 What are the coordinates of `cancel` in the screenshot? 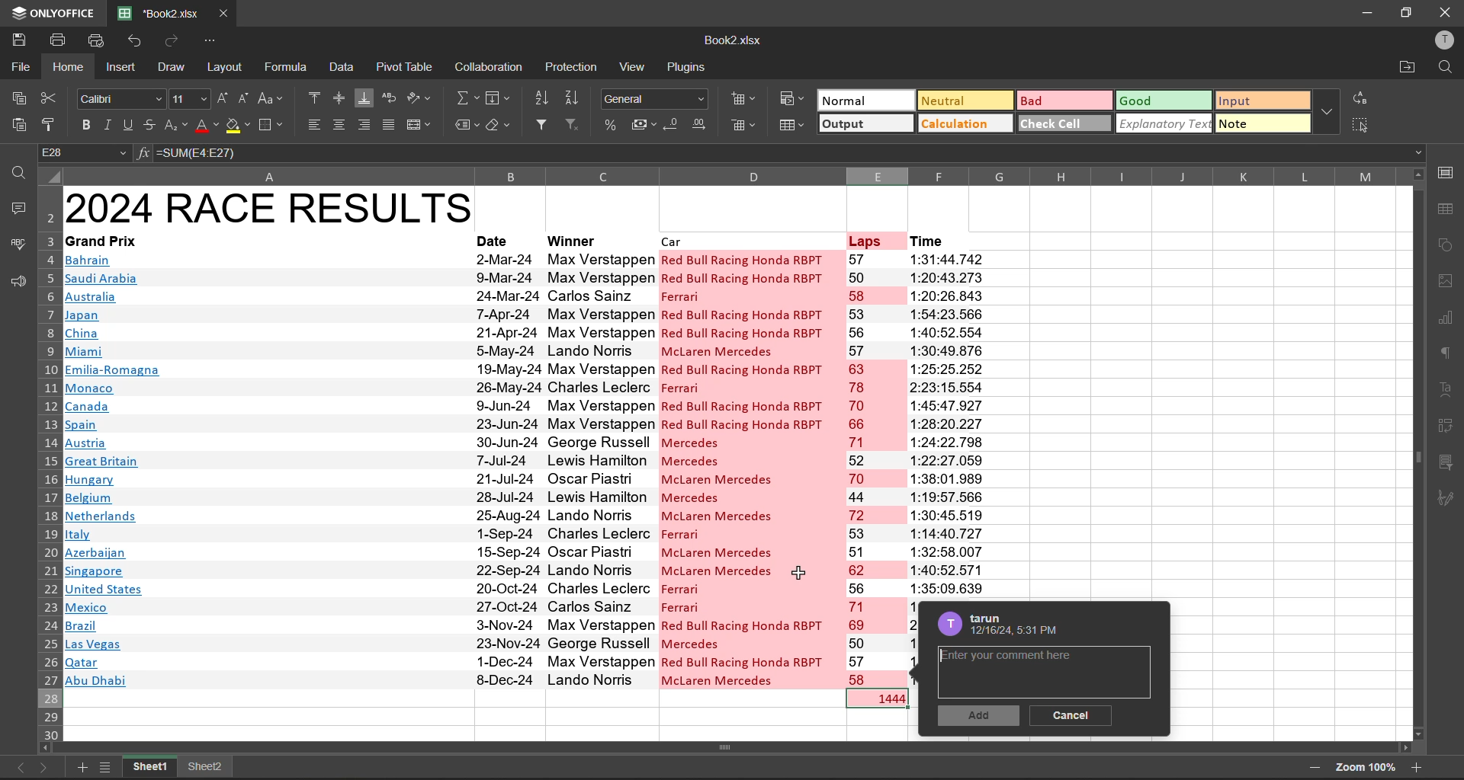 It's located at (1075, 714).